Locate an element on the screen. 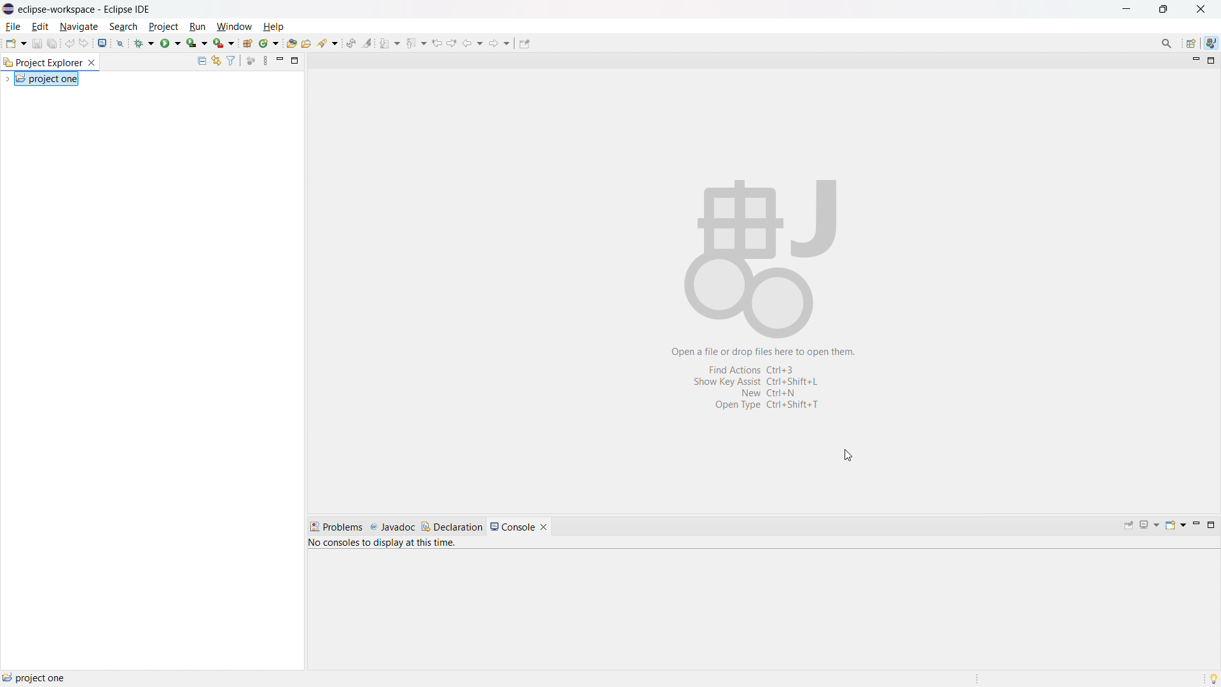 The height and width of the screenshot is (687, 1221). collapse all is located at coordinates (201, 60).